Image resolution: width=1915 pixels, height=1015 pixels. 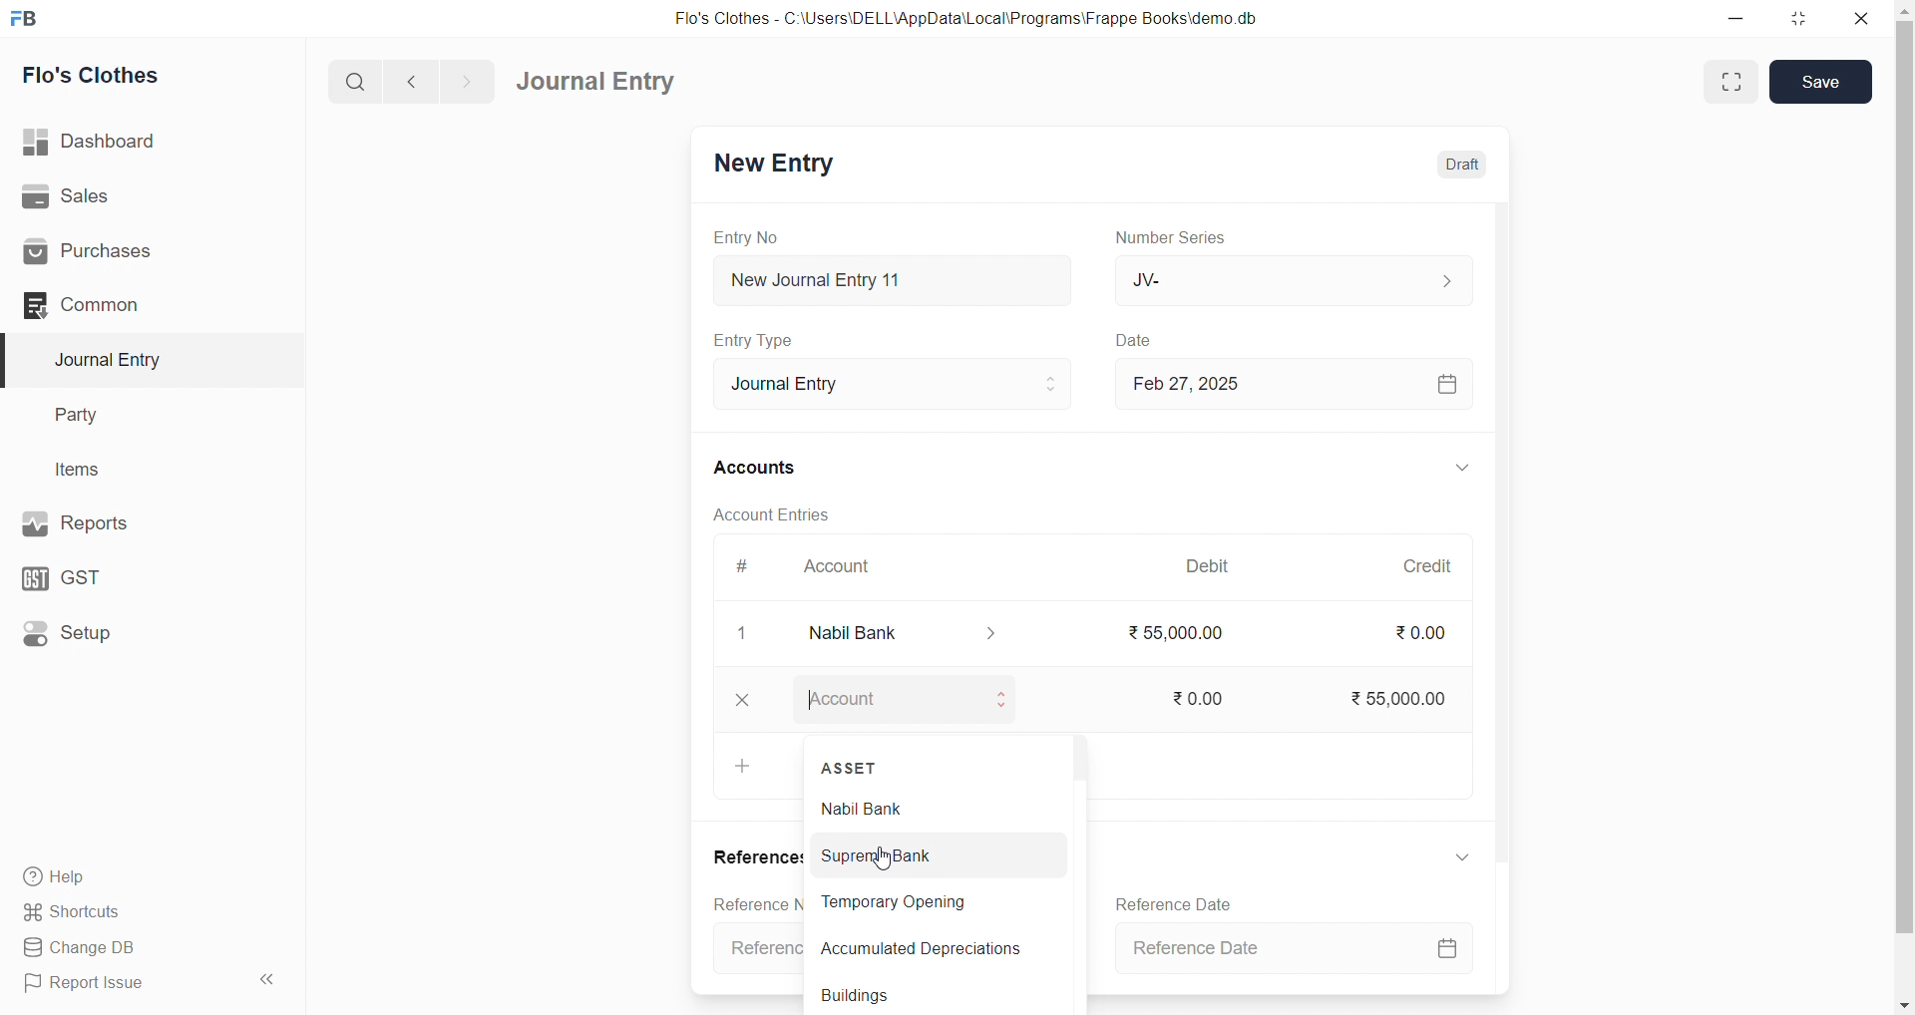 What do you see at coordinates (759, 945) in the screenshot?
I see `Reference Number` at bounding box center [759, 945].